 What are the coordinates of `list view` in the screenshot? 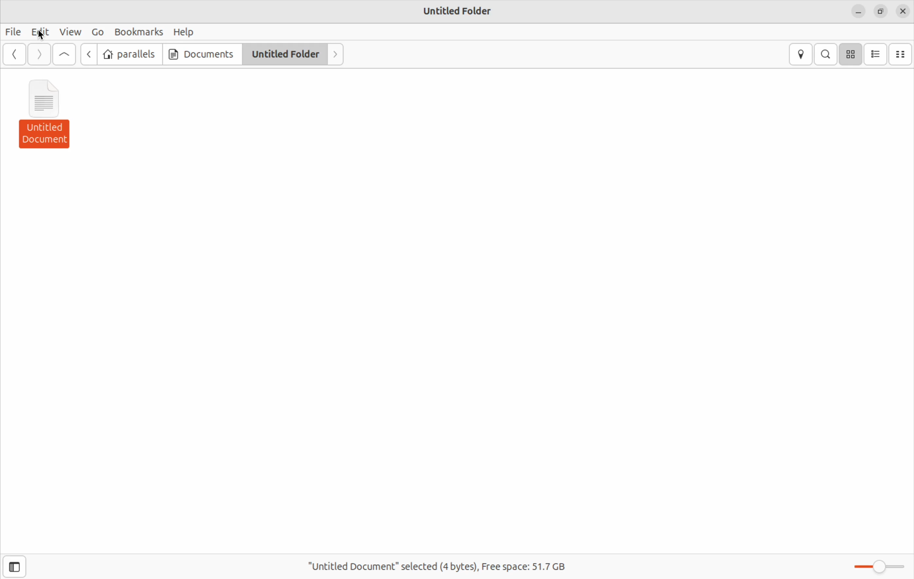 It's located at (876, 54).